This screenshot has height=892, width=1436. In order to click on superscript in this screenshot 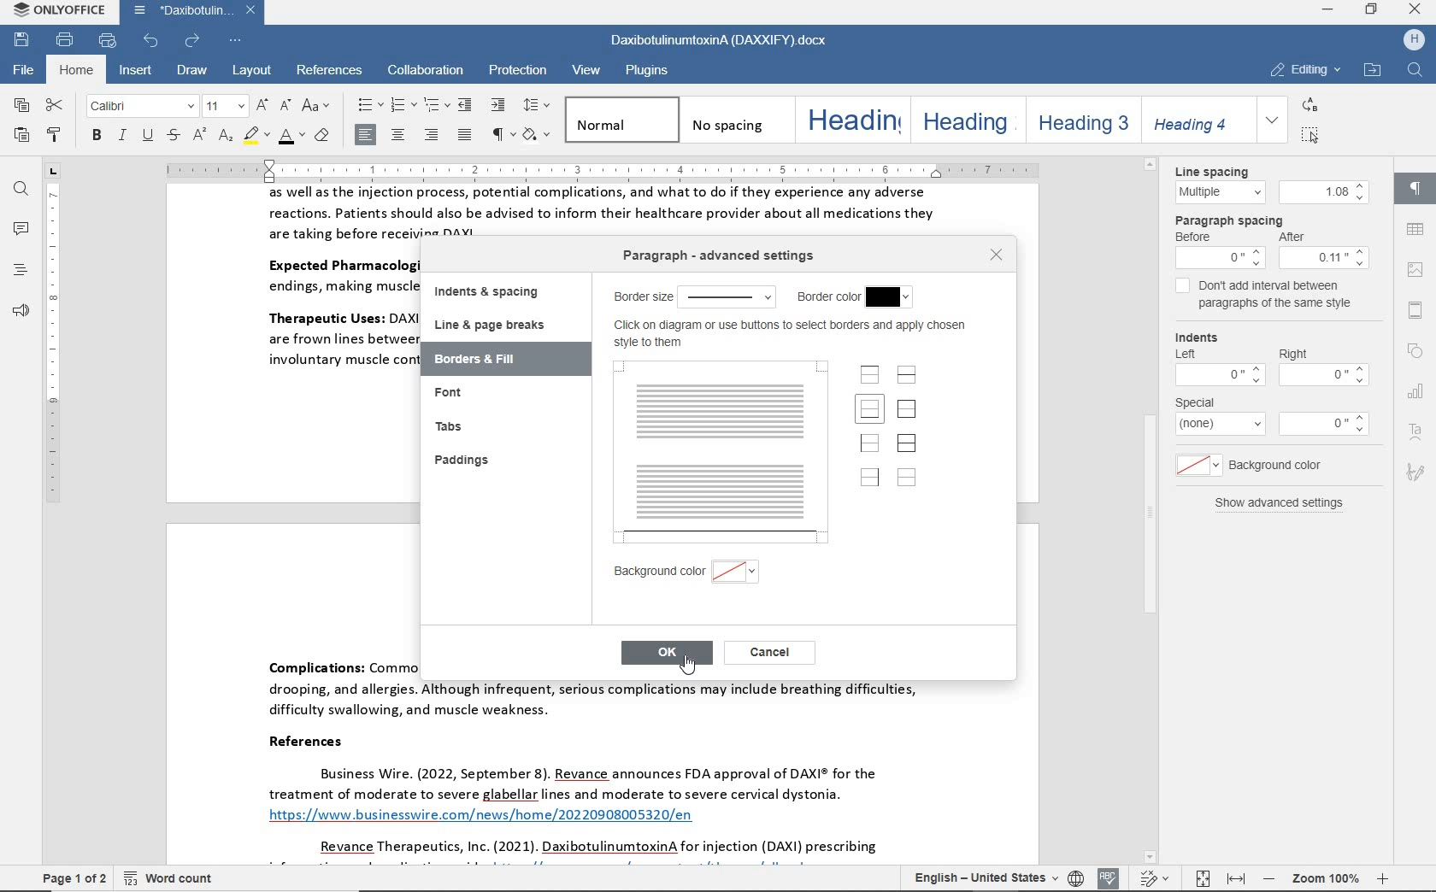, I will do `click(198, 137)`.